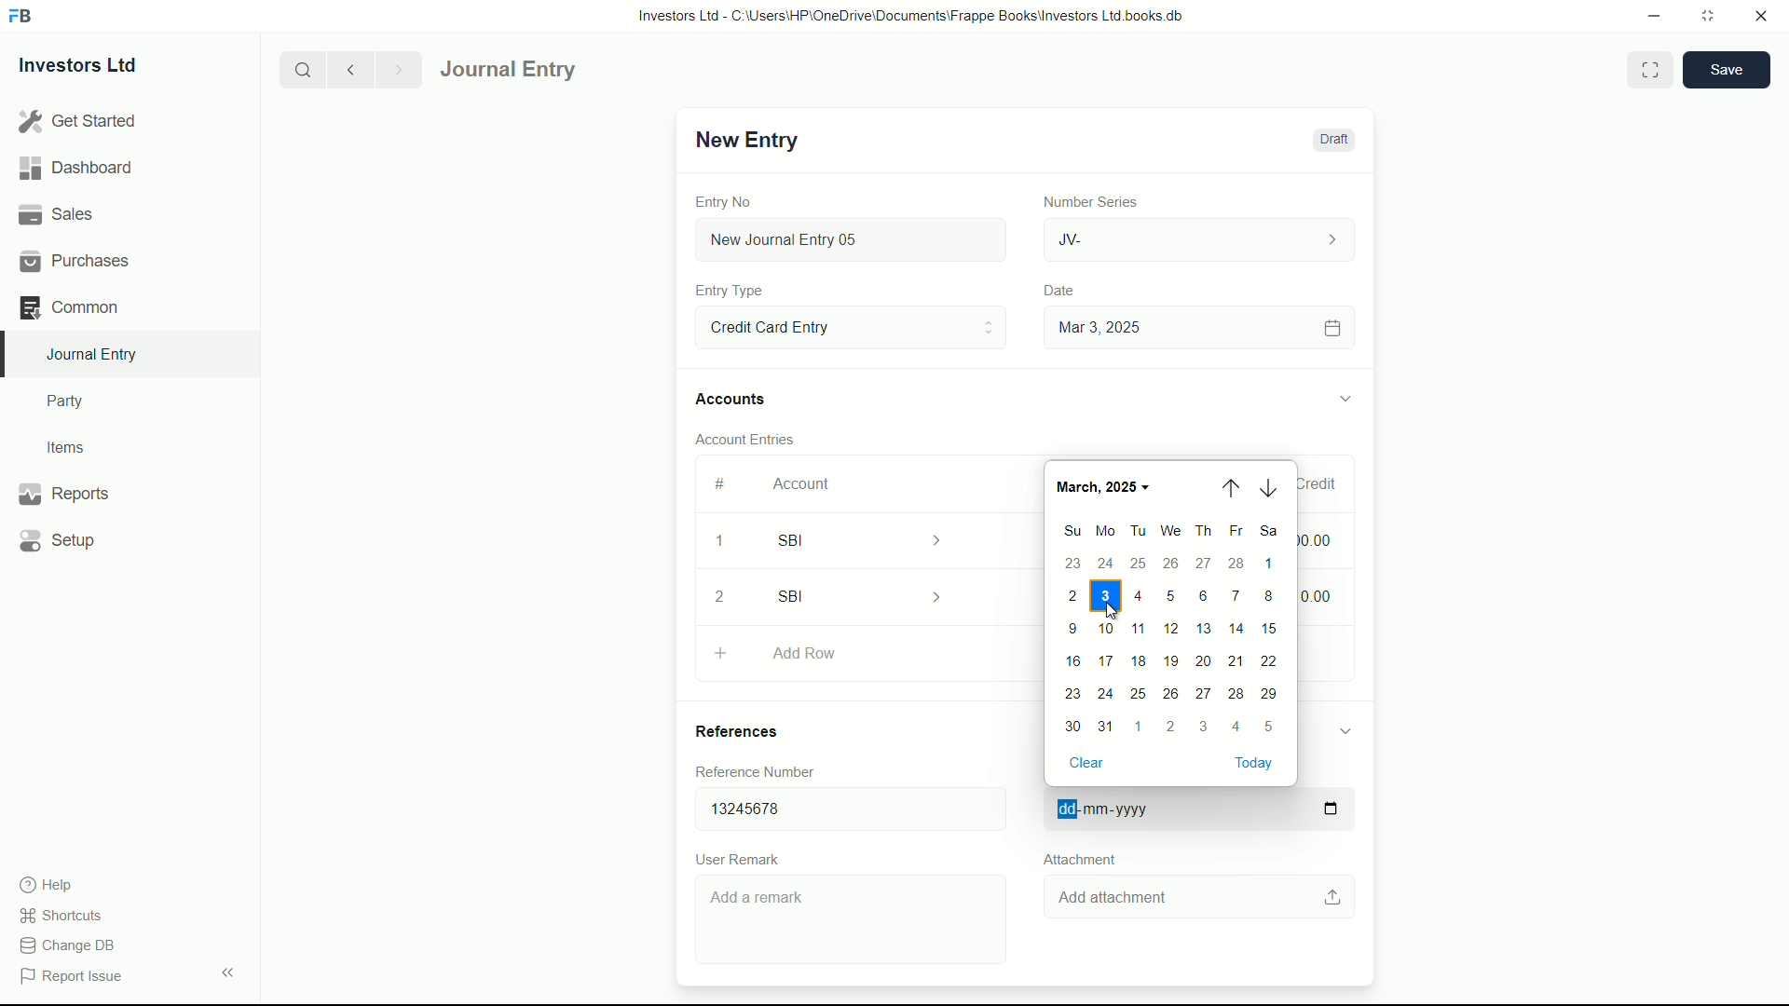 The image size is (1789, 1006). I want to click on Entry Type, so click(730, 291).